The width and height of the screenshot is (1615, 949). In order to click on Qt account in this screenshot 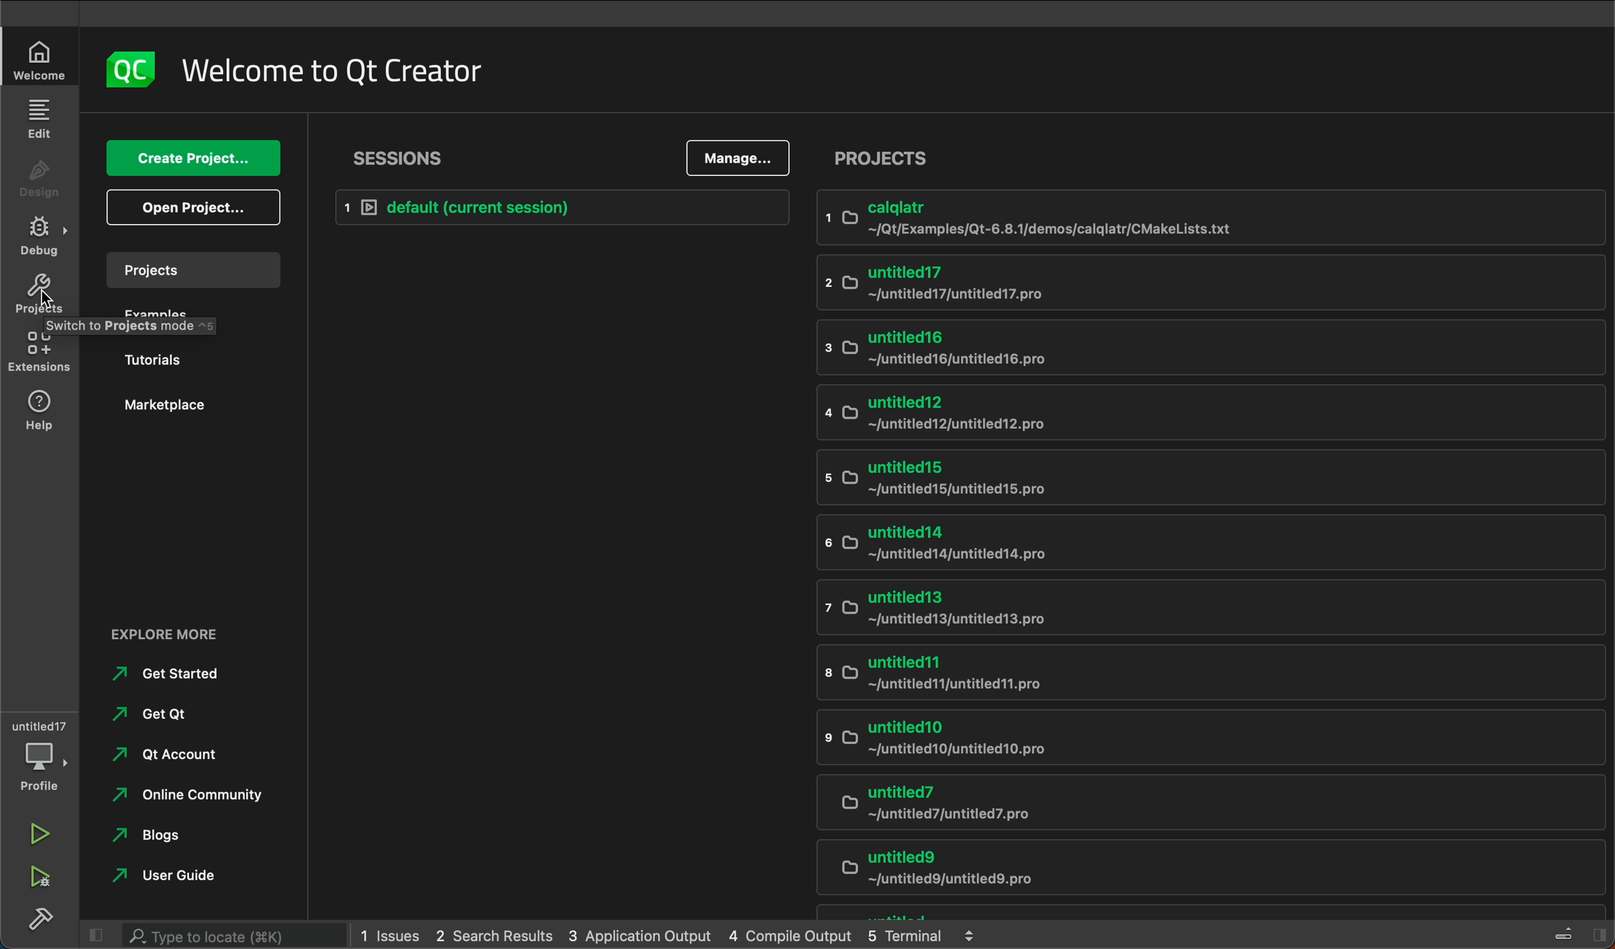, I will do `click(176, 756)`.